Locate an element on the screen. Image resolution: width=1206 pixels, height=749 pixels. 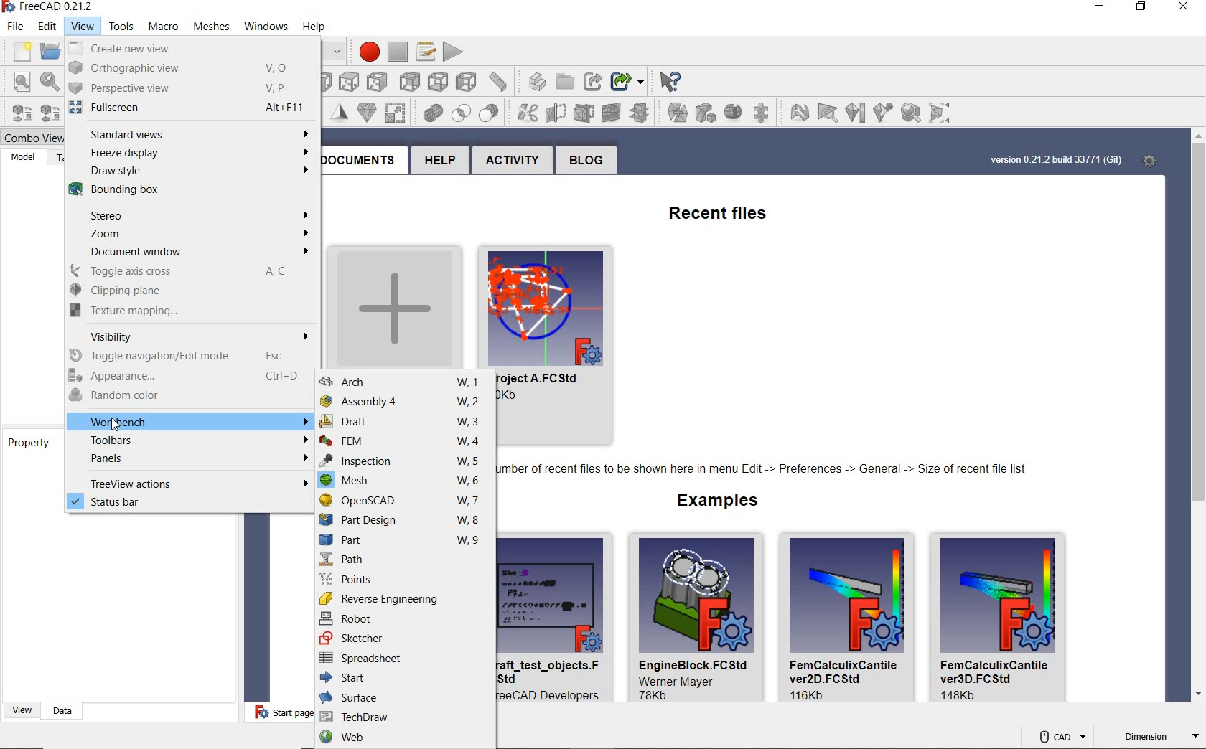
CAD Navigation style is located at coordinates (1059, 735).